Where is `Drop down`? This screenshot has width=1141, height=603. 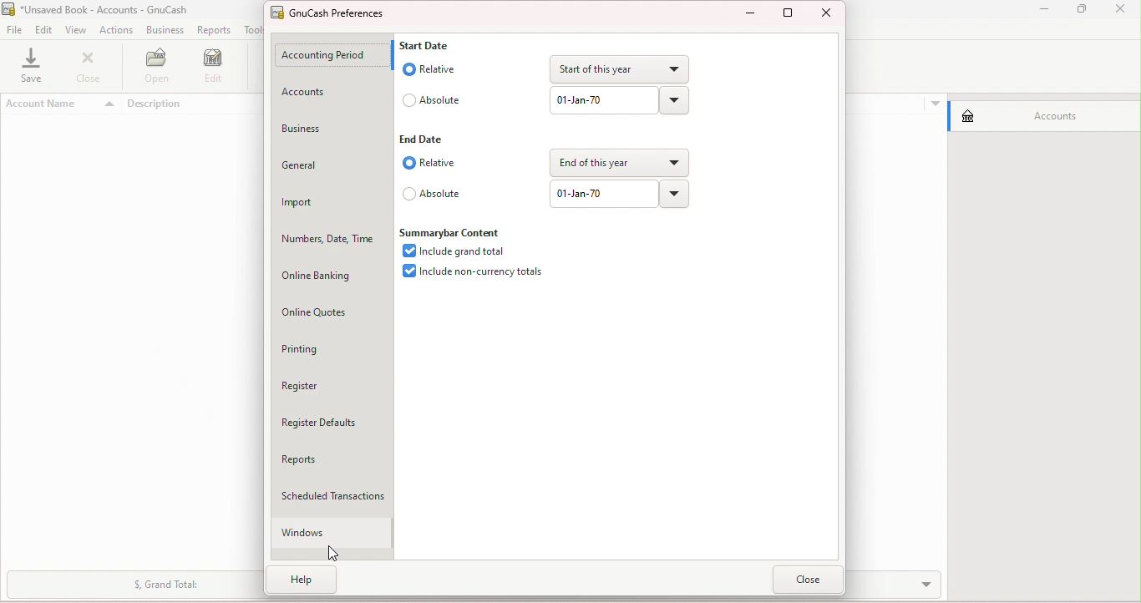 Drop down is located at coordinates (616, 69).